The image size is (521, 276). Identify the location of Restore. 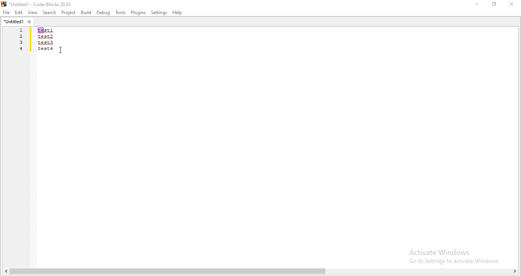
(494, 5).